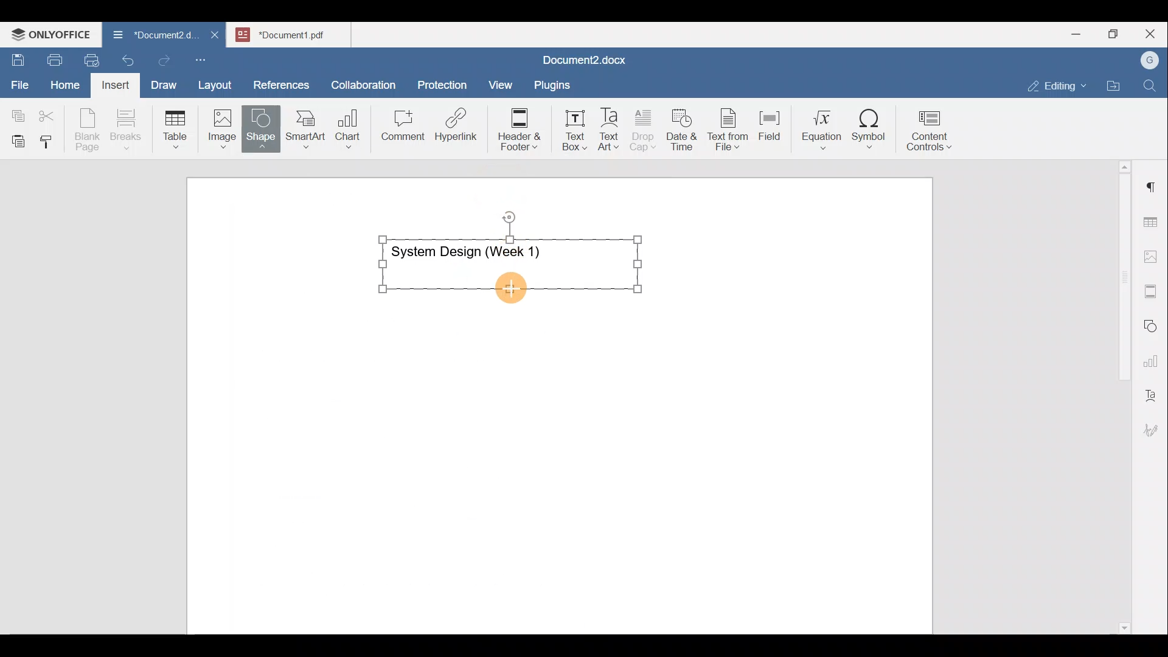 The height and width of the screenshot is (657, 1168). Describe the element at coordinates (770, 123) in the screenshot. I see `Field` at that location.